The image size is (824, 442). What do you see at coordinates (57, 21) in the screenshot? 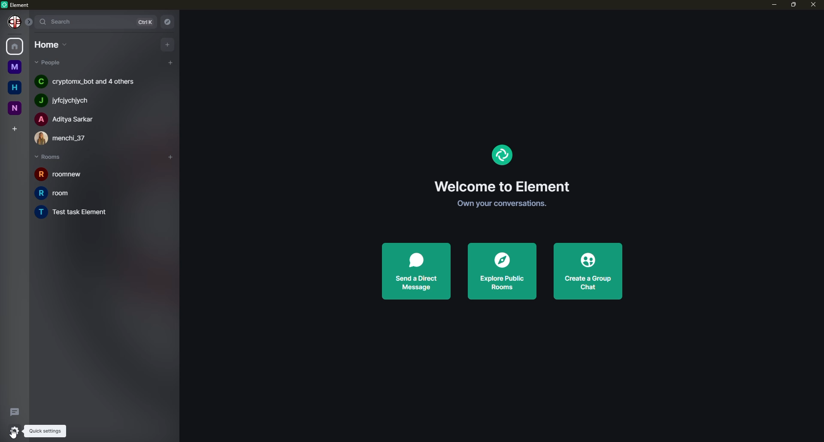
I see `search` at bounding box center [57, 21].